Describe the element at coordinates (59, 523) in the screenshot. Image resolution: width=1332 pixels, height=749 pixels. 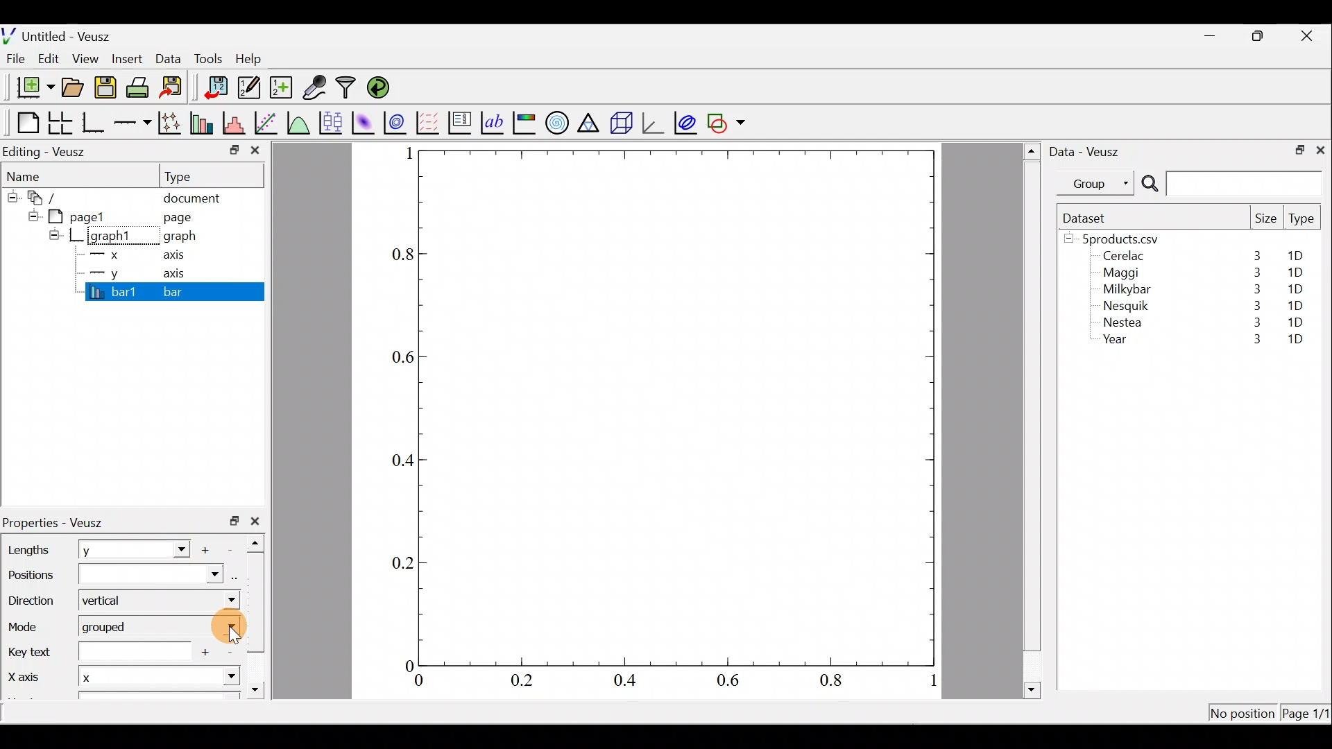
I see `Properties - Veusz` at that location.